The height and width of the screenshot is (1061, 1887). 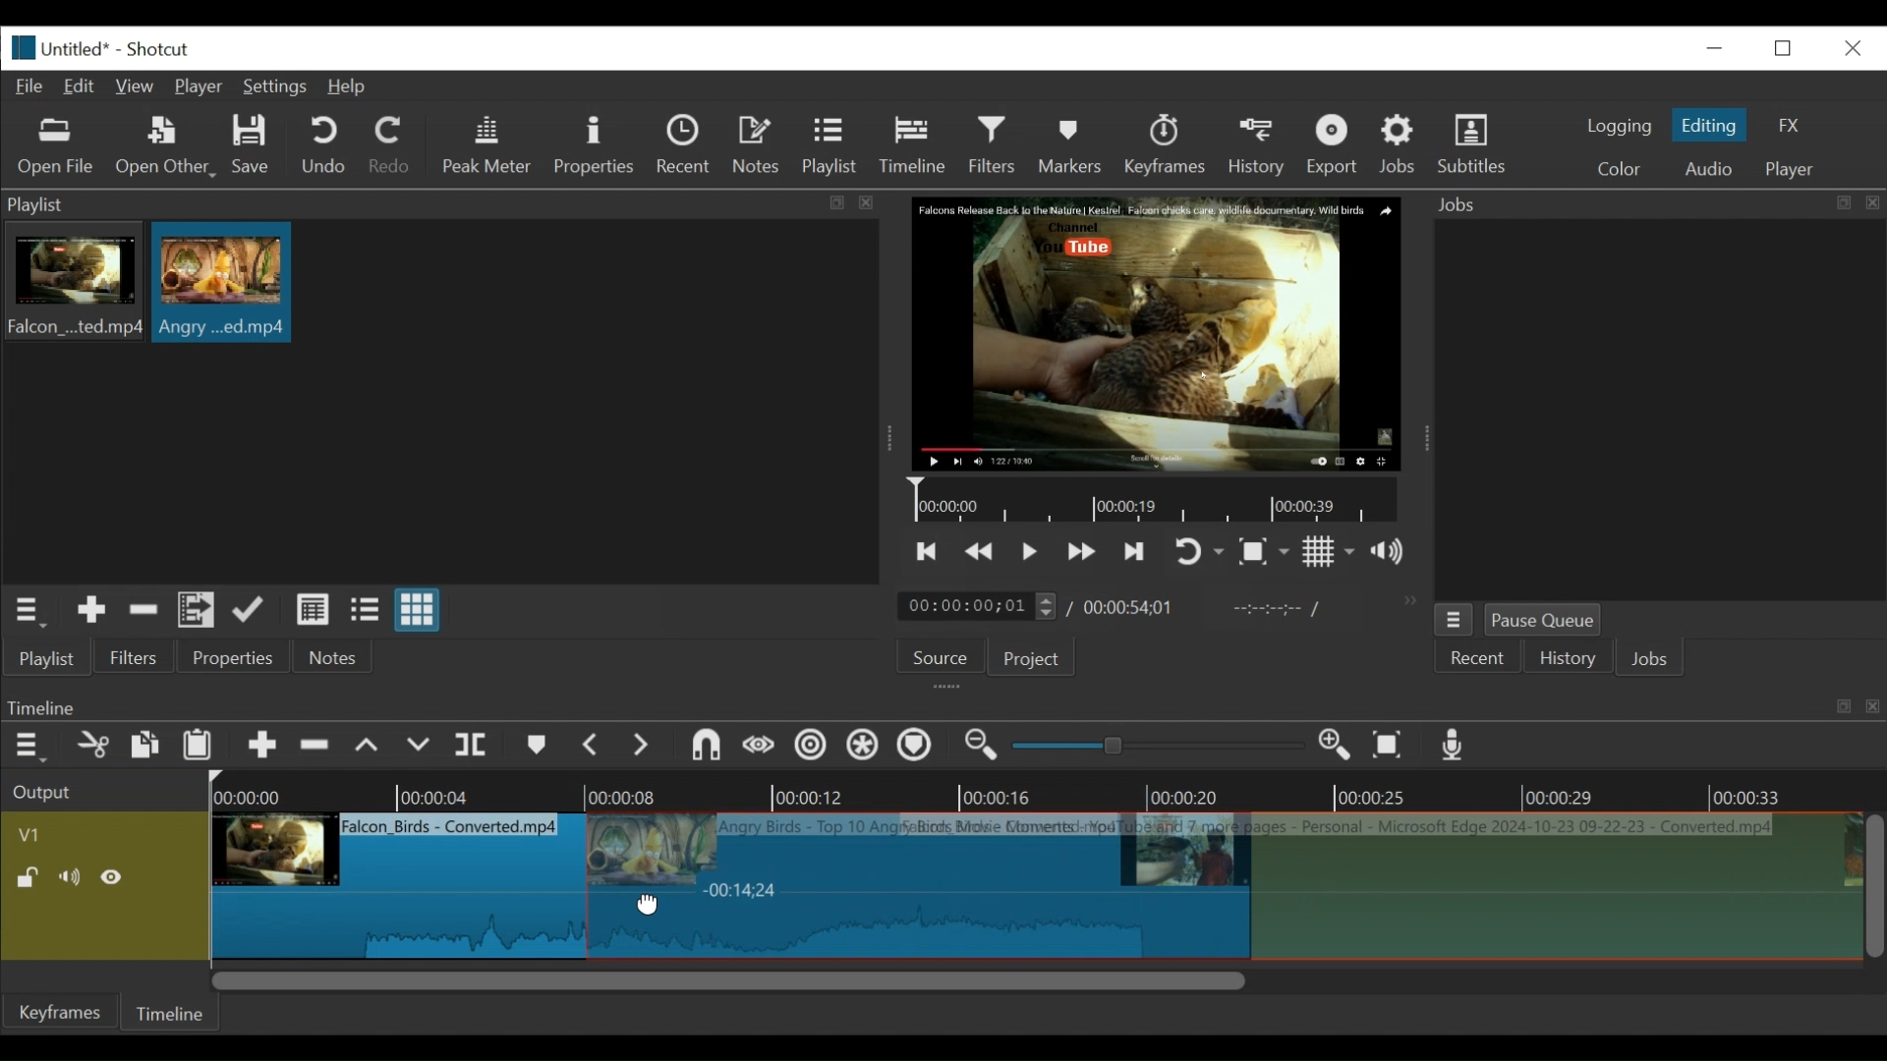 I want to click on (un)lock track, so click(x=28, y=877).